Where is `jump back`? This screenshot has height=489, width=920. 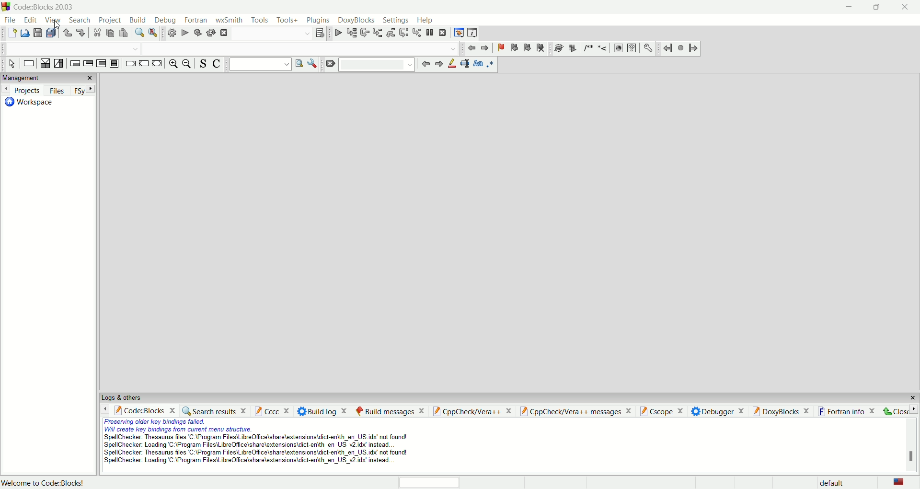 jump back is located at coordinates (667, 48).